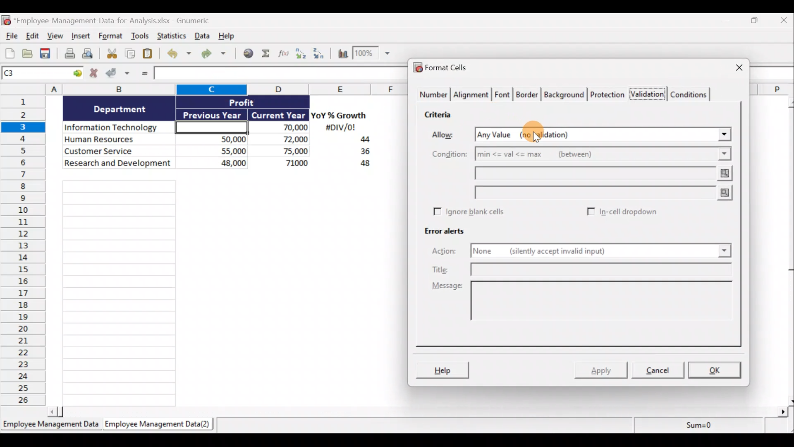  What do you see at coordinates (503, 94) in the screenshot?
I see `Font` at bounding box center [503, 94].